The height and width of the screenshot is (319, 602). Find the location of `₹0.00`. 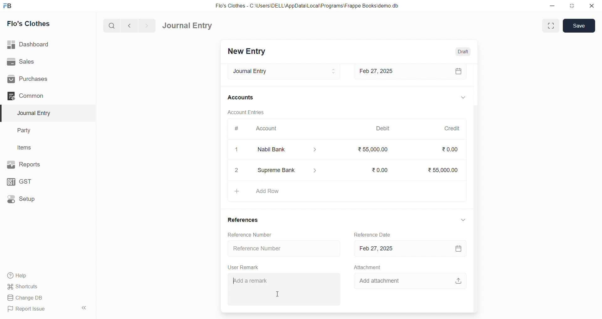

₹0.00 is located at coordinates (448, 149).